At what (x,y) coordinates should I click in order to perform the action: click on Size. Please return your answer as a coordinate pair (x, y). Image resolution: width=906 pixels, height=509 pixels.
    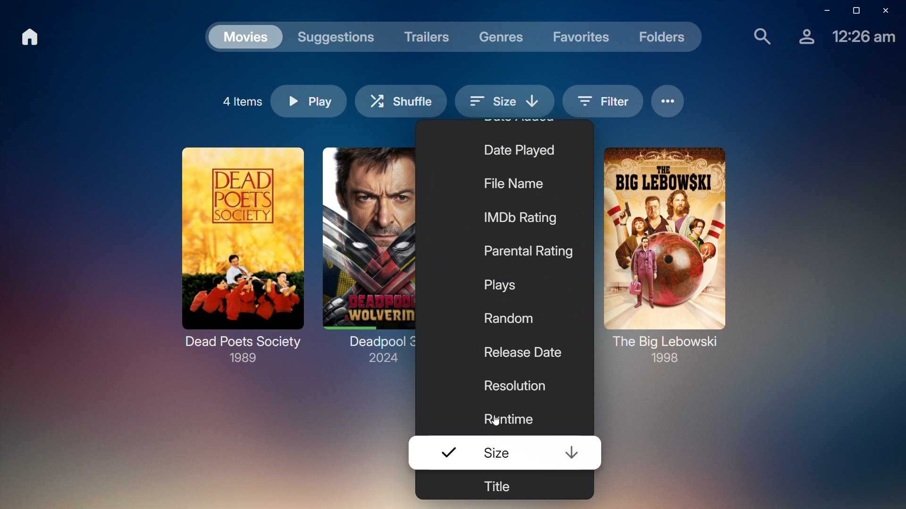
    Looking at the image, I should click on (497, 455).